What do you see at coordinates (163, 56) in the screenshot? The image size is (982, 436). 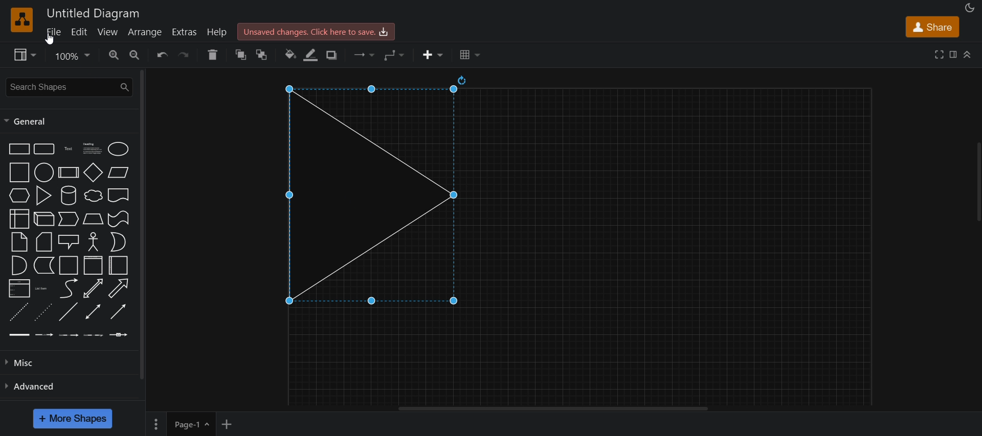 I see `undo` at bounding box center [163, 56].